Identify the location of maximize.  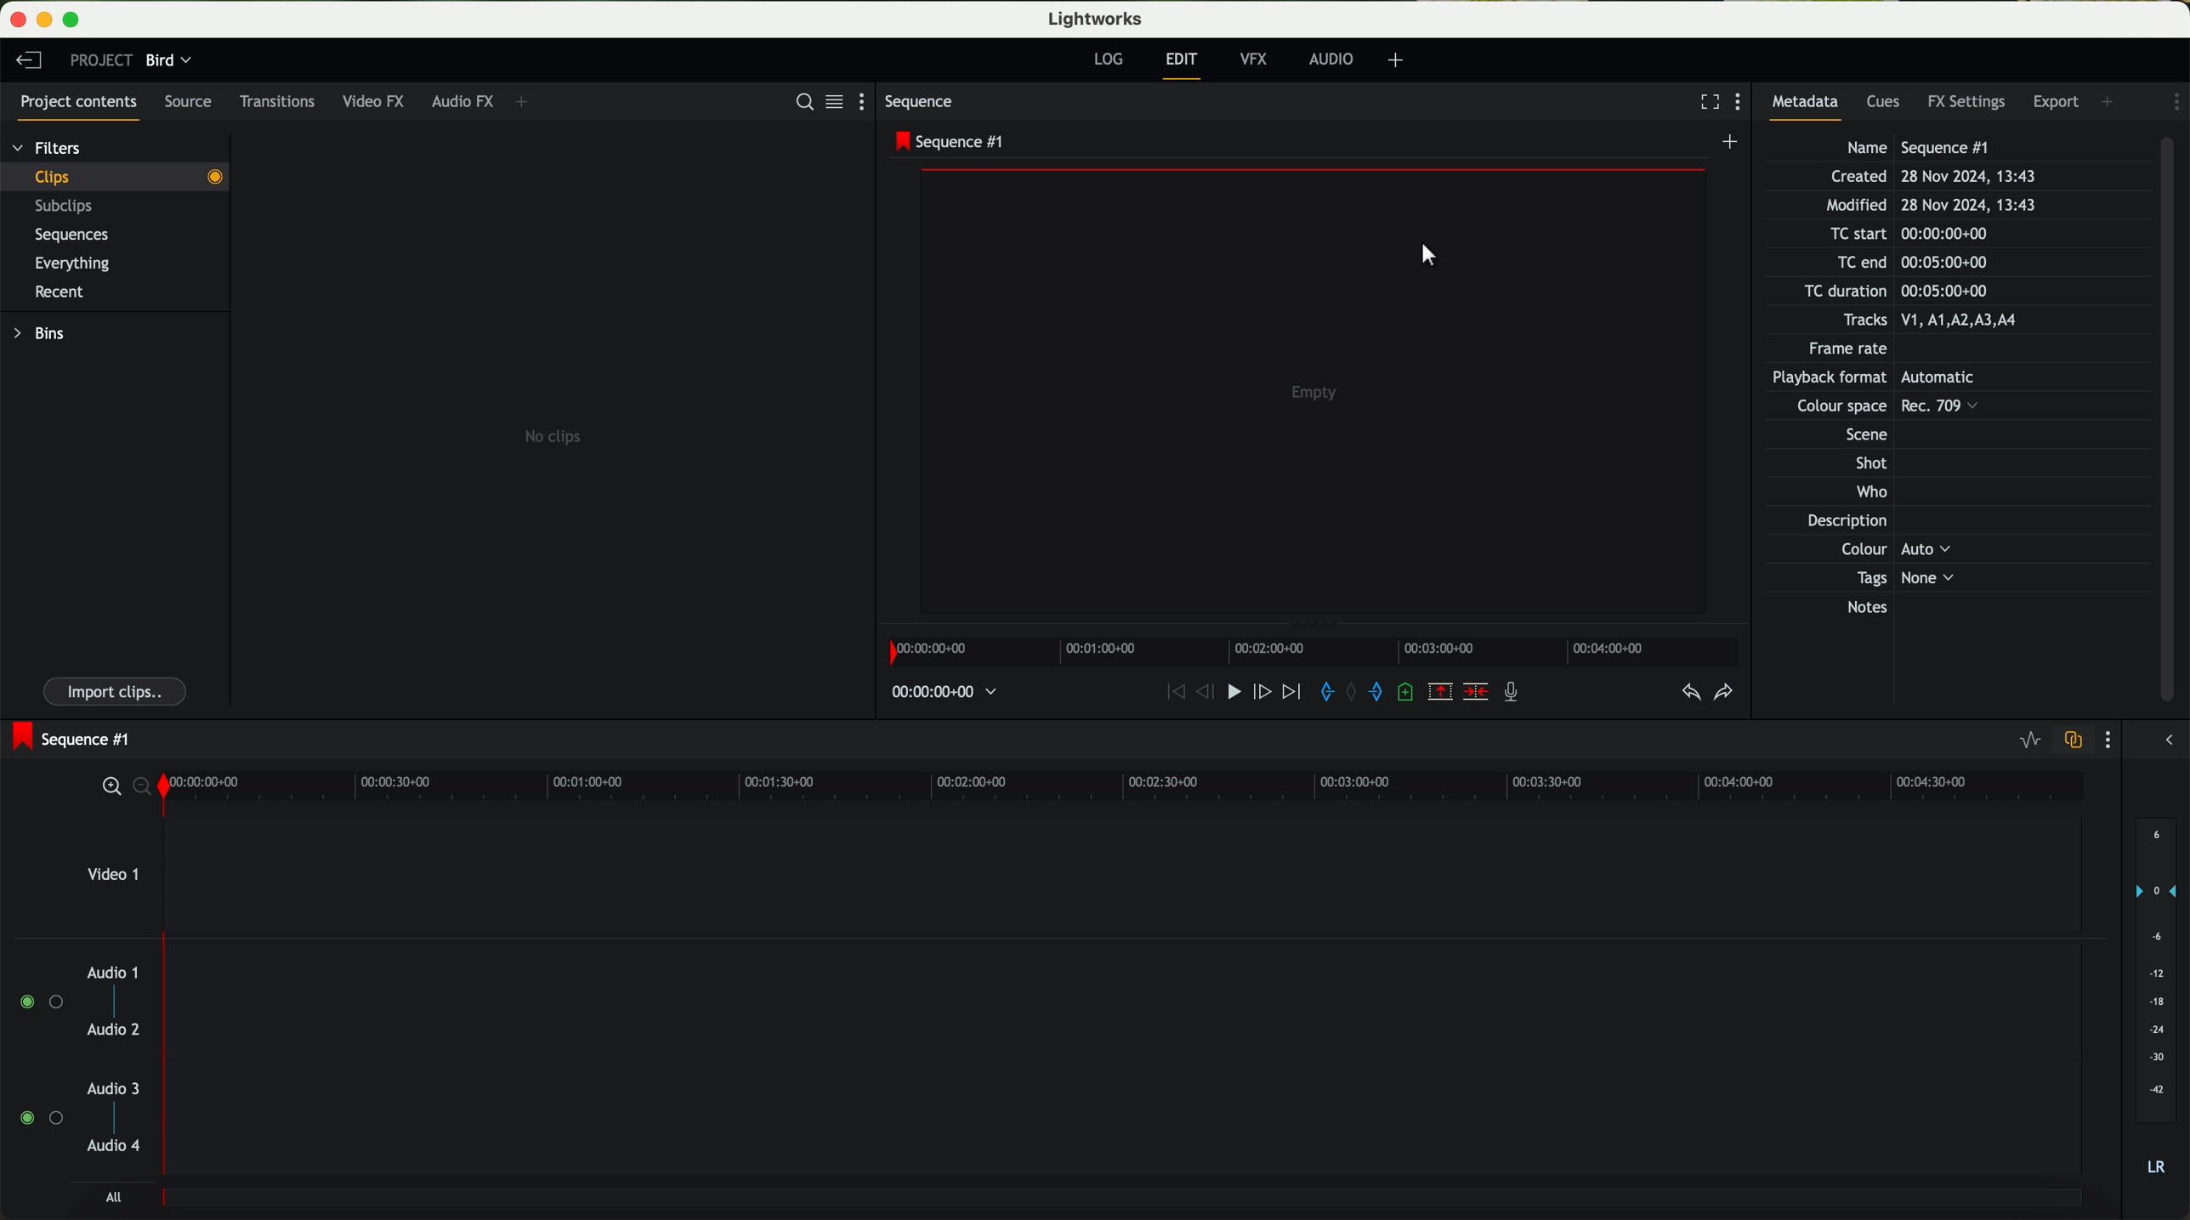
(77, 18).